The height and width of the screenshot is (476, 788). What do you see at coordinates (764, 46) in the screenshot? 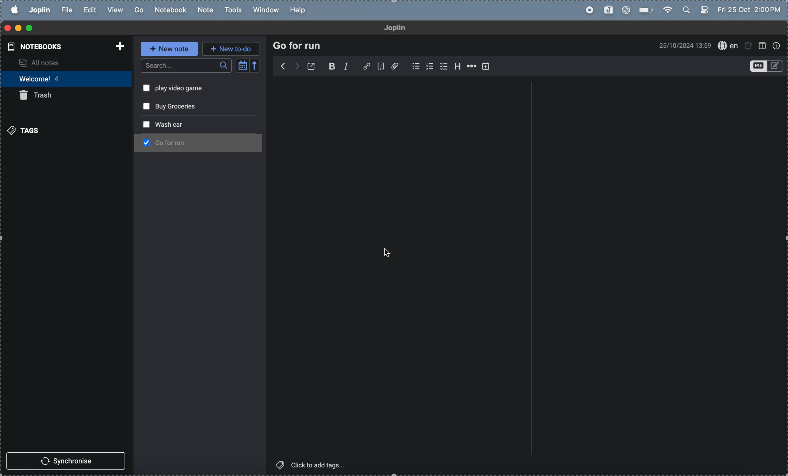
I see `window` at bounding box center [764, 46].